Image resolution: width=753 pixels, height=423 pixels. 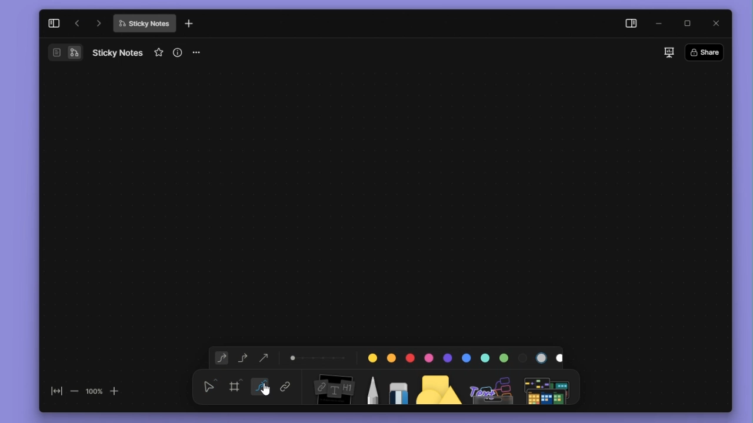 What do you see at coordinates (77, 23) in the screenshot?
I see `go back` at bounding box center [77, 23].